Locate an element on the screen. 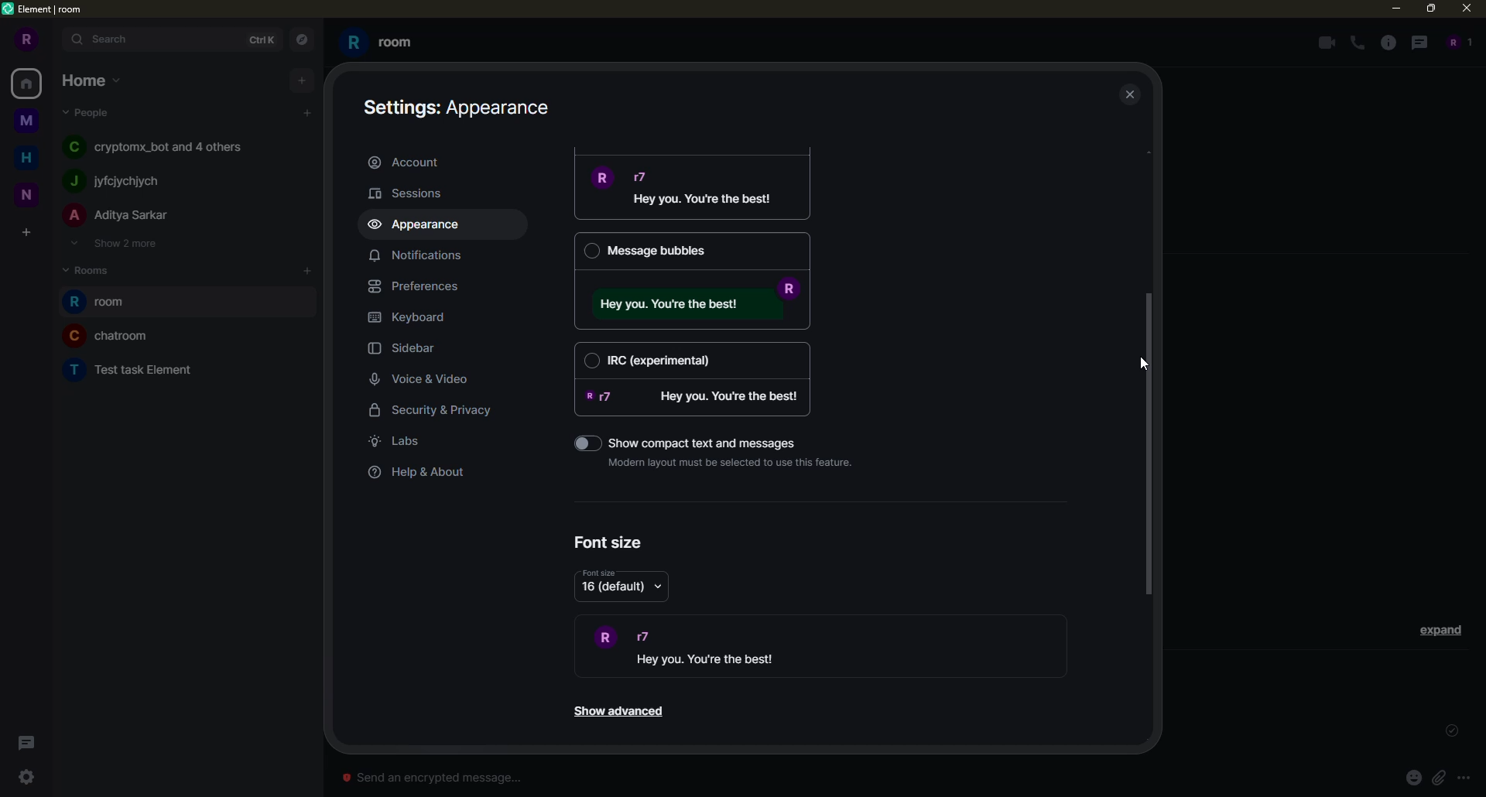 Image resolution: width=1486 pixels, height=797 pixels. attach is located at coordinates (1438, 777).